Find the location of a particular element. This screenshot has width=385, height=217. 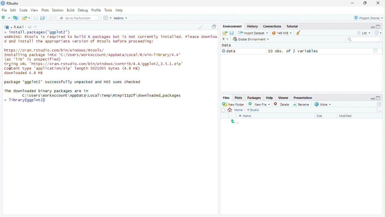

Profile is located at coordinates (97, 10).